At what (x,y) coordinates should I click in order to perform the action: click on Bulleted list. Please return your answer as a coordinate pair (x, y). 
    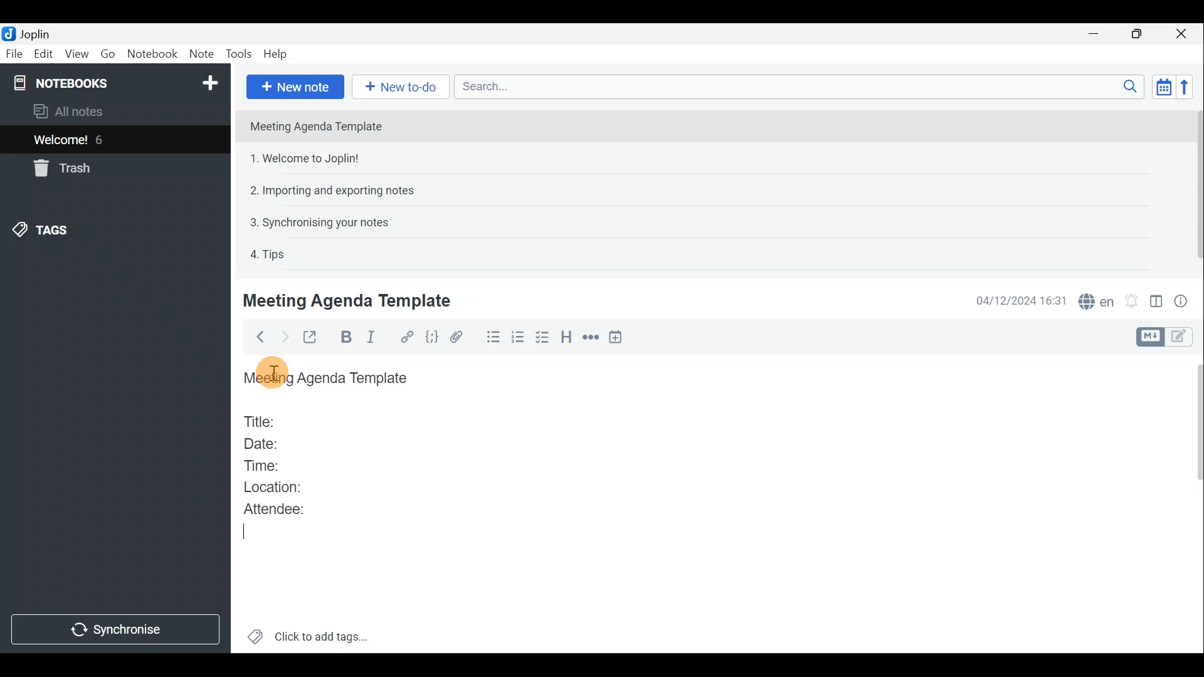
    Looking at the image, I should click on (492, 337).